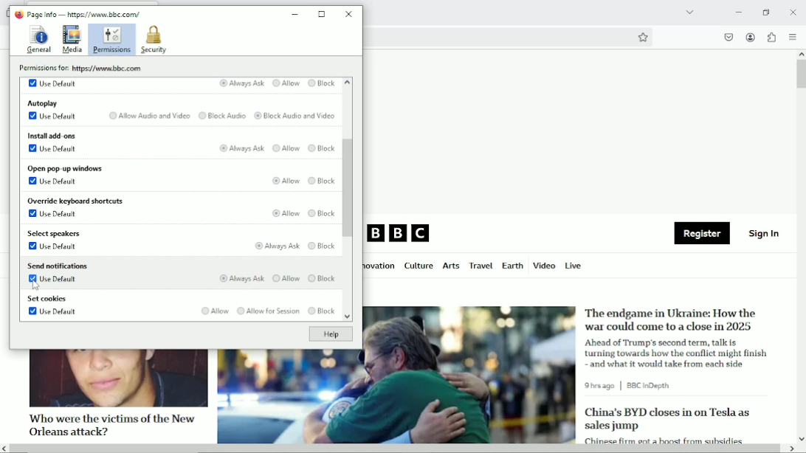 The image size is (806, 453). What do you see at coordinates (667, 419) in the screenshot?
I see `China's BYD closes in on Tesla as sales jump` at bounding box center [667, 419].